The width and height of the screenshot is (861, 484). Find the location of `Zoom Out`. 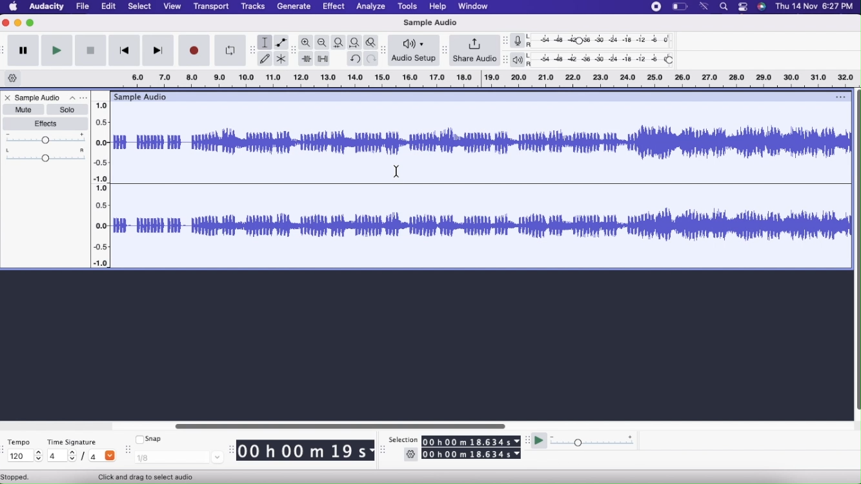

Zoom Out is located at coordinates (323, 42).